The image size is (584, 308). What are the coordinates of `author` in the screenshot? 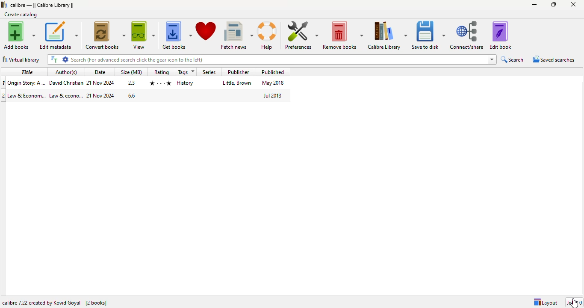 It's located at (66, 96).